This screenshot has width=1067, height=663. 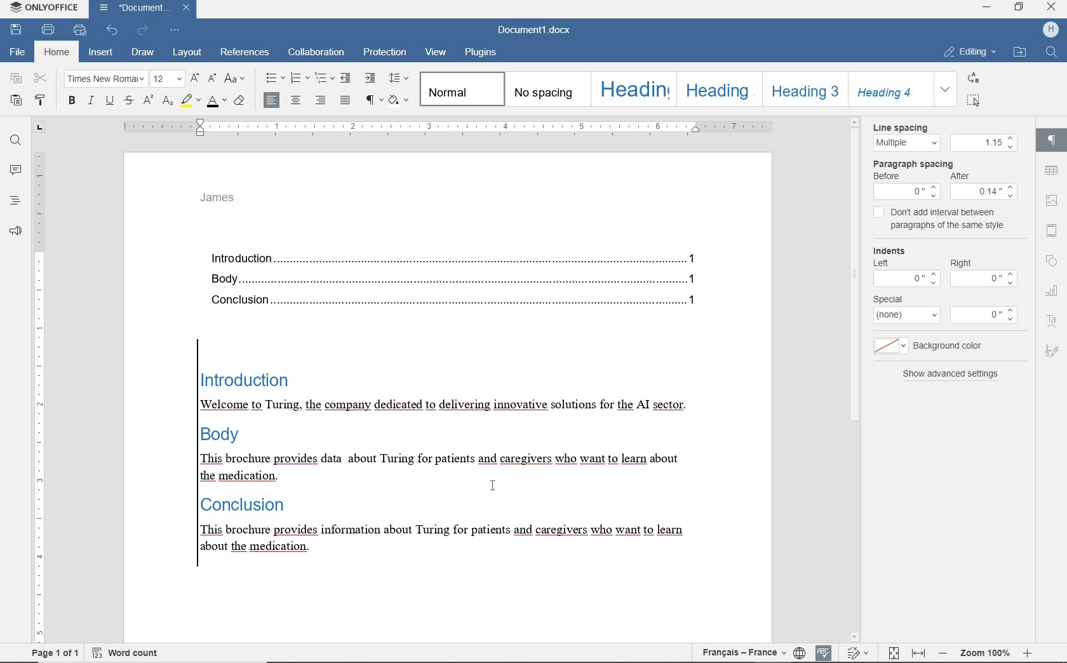 What do you see at coordinates (974, 102) in the screenshot?
I see `select all` at bounding box center [974, 102].